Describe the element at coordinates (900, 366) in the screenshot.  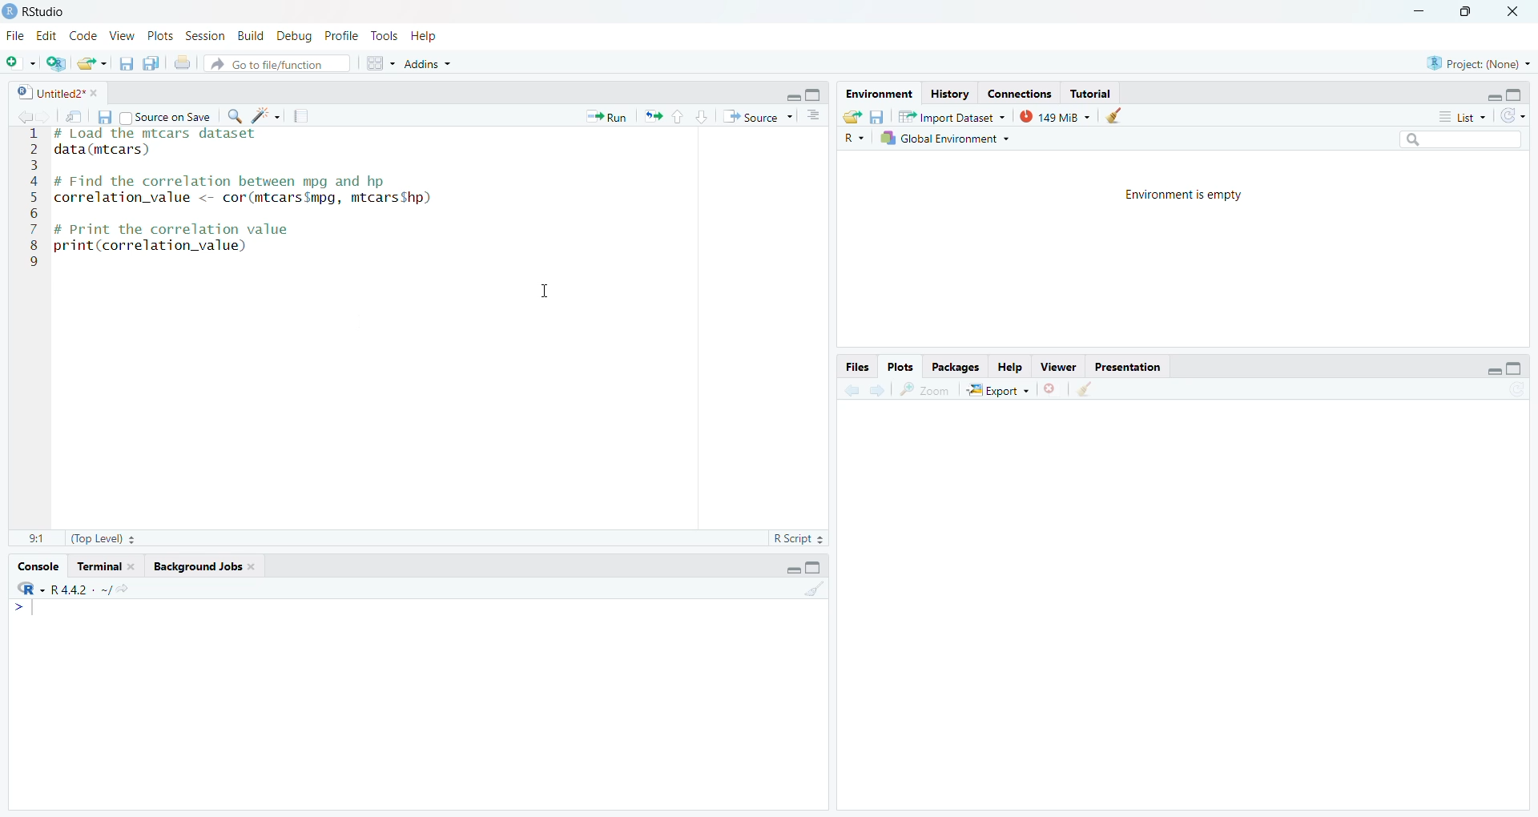
I see `Plots` at that location.